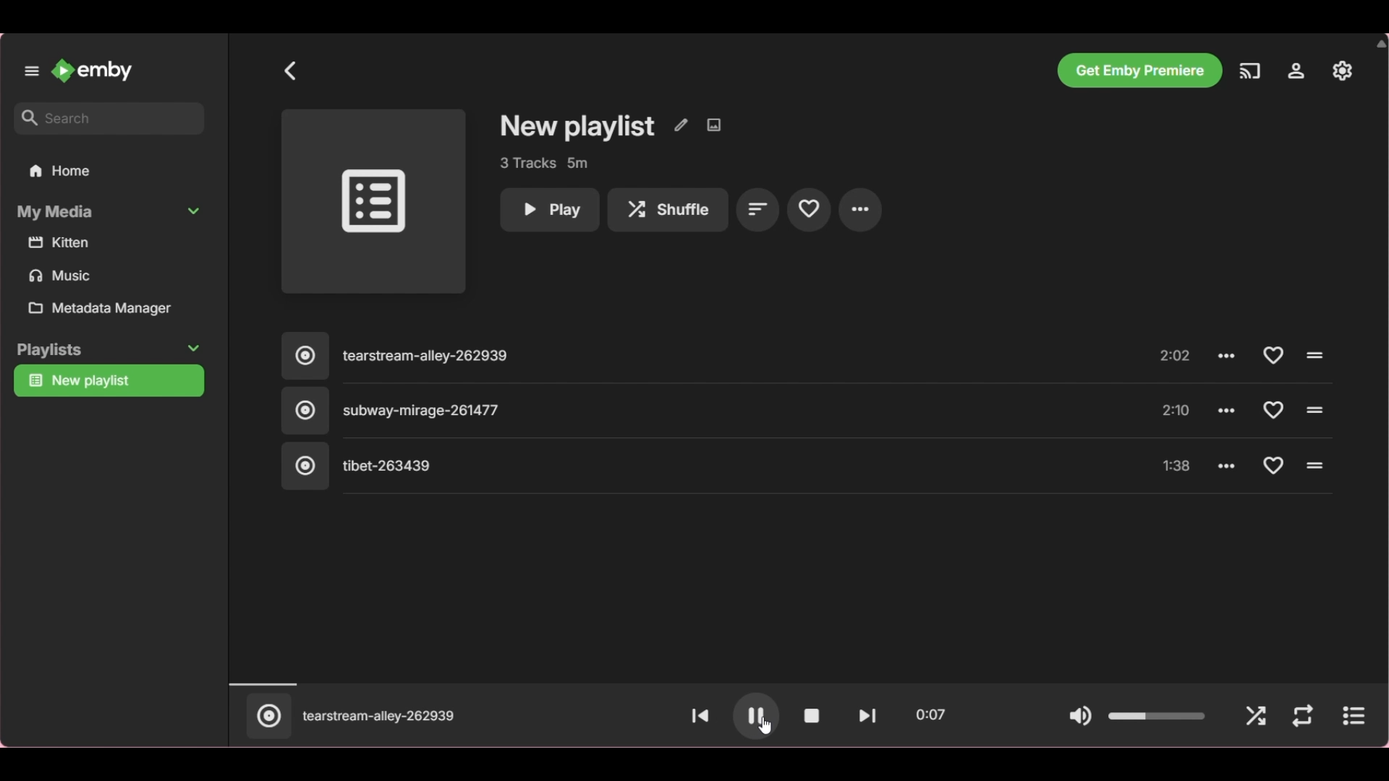 The height and width of the screenshot is (781, 1389). Describe the element at coordinates (930, 715) in the screenshot. I see `Current timestamp of song playing` at that location.